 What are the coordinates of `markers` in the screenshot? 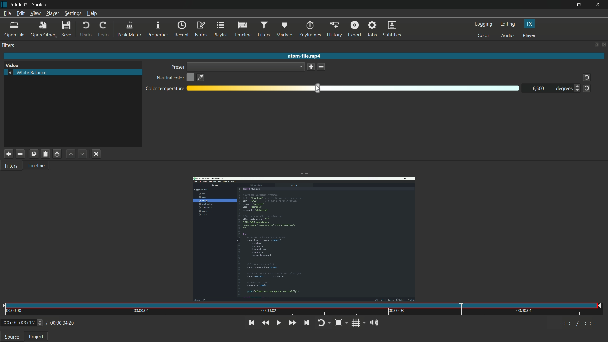 It's located at (285, 29).